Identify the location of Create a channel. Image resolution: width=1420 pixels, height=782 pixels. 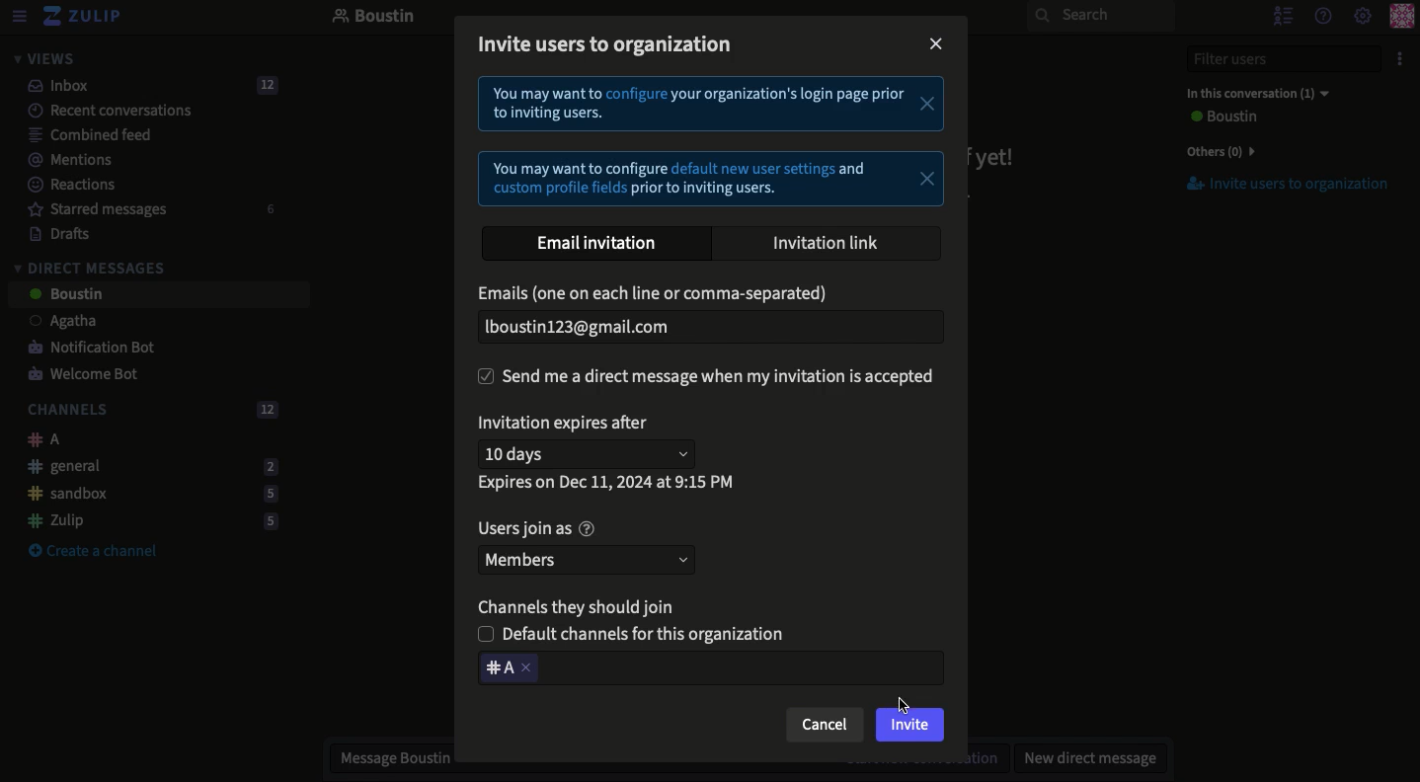
(93, 552).